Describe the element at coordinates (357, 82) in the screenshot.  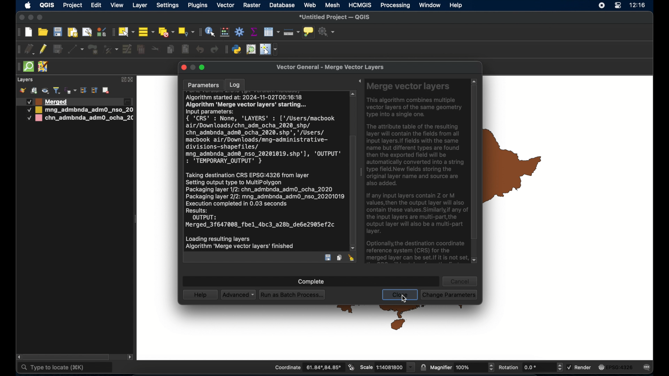
I see `expand` at that location.